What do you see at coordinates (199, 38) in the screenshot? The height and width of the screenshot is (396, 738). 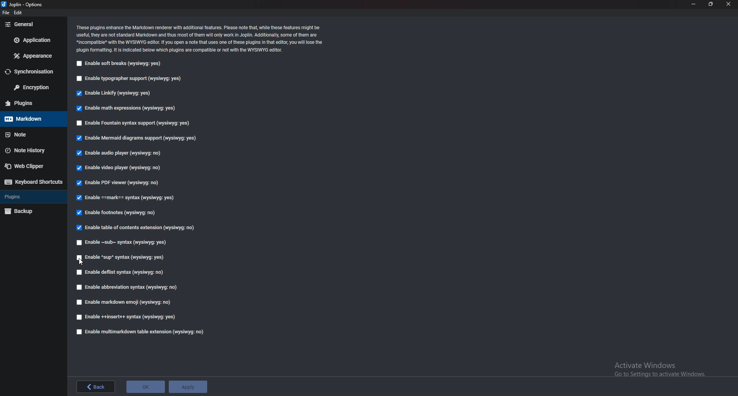 I see `These plugins enhance the Markdown renderer with additional features. Please note that, while these features might be
useful, they are not standard Markdown and thus most of them will only work in Joplin. Additionally, some of them are.
*incompatible® with the WYSIWYG editor. If you open a note that uses one of these plugins in that editor, you will lose the
plugin formatting. It is indicated below which plugins are compatible or not with the WYSIWYG editor.` at bounding box center [199, 38].